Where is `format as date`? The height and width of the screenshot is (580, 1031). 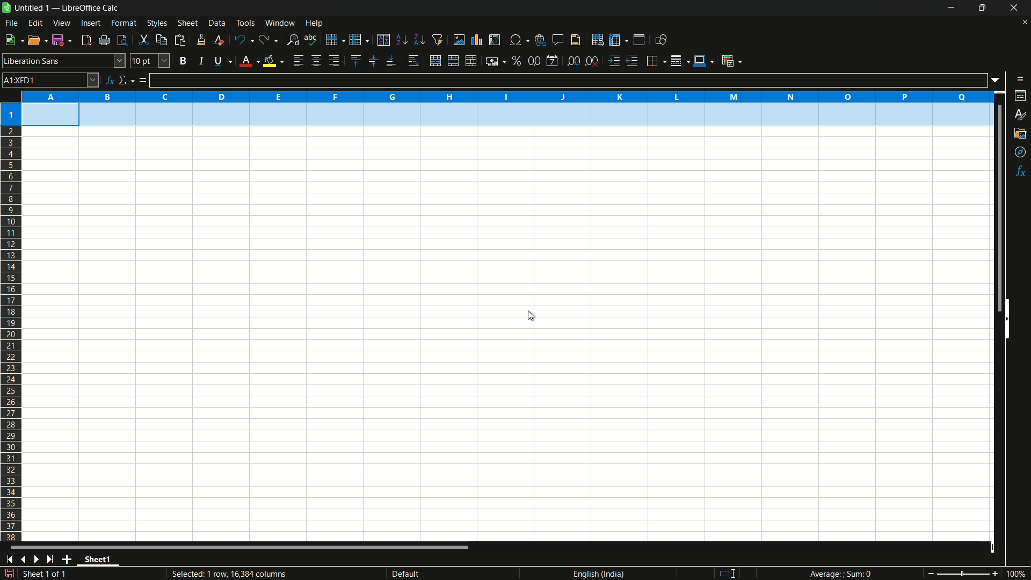
format as date is located at coordinates (552, 61).